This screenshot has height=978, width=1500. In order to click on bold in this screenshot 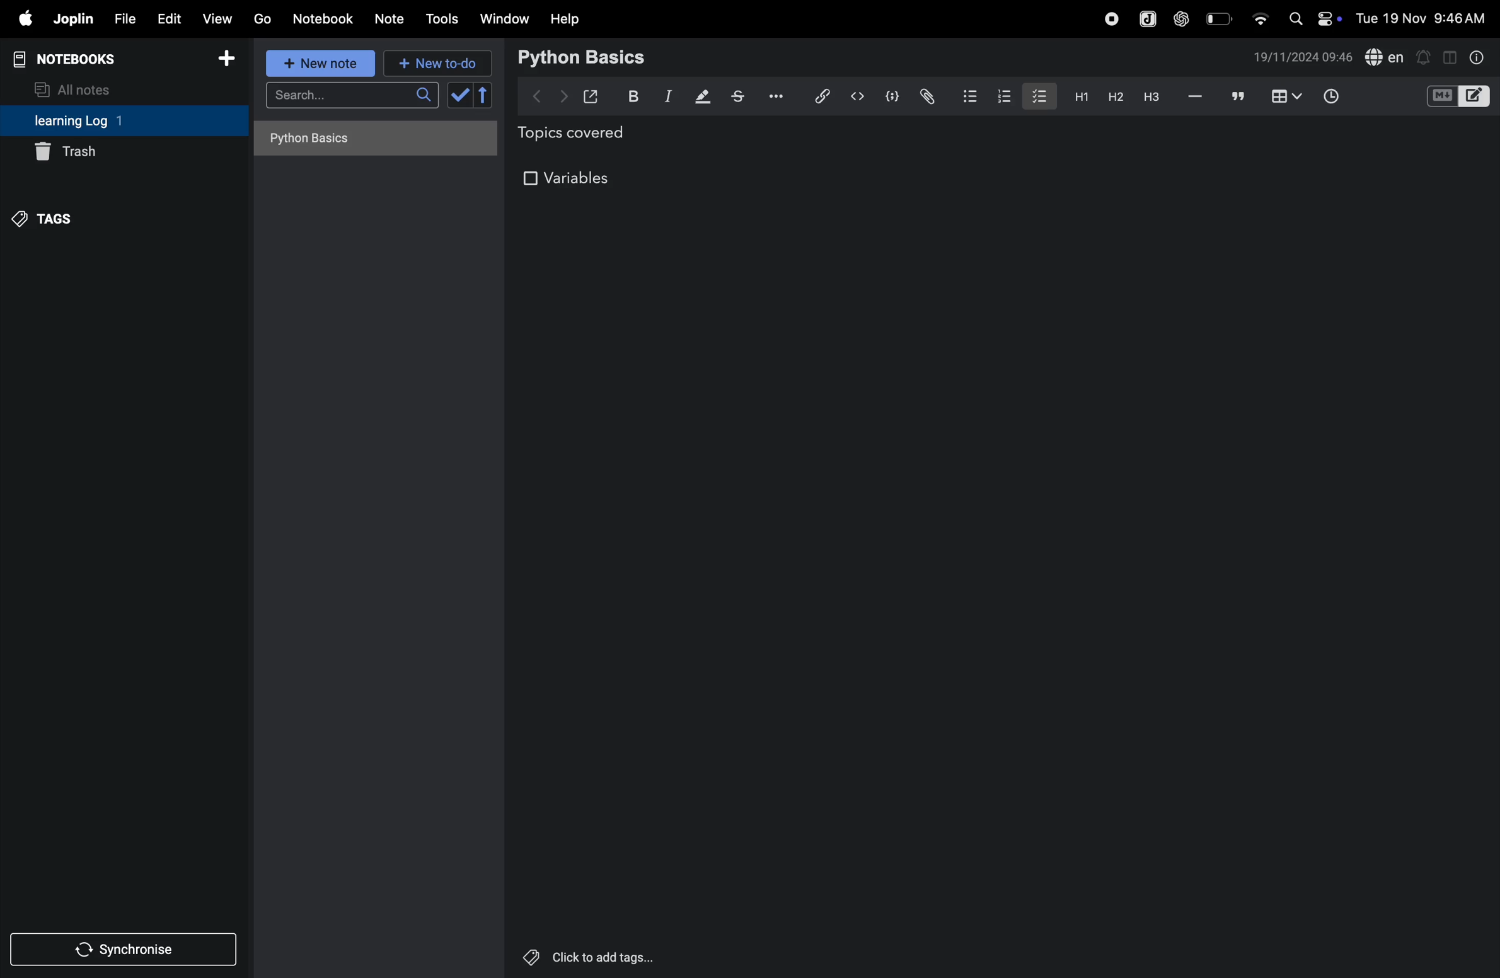, I will do `click(630, 96)`.